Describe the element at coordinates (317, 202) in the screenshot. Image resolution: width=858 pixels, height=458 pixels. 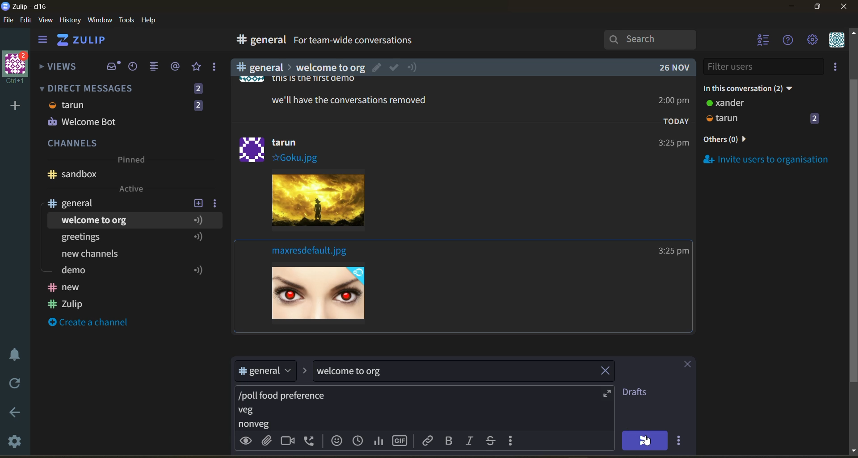
I see `image` at that location.